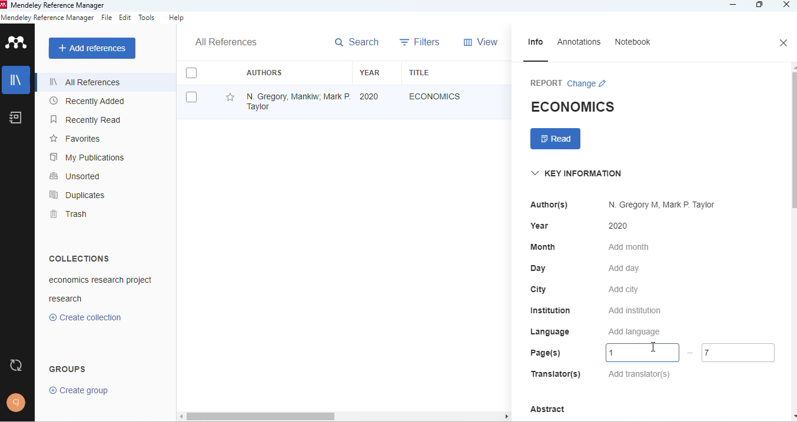 Image resolution: width=797 pixels, height=422 pixels. Describe the element at coordinates (618, 226) in the screenshot. I see `2020` at that location.